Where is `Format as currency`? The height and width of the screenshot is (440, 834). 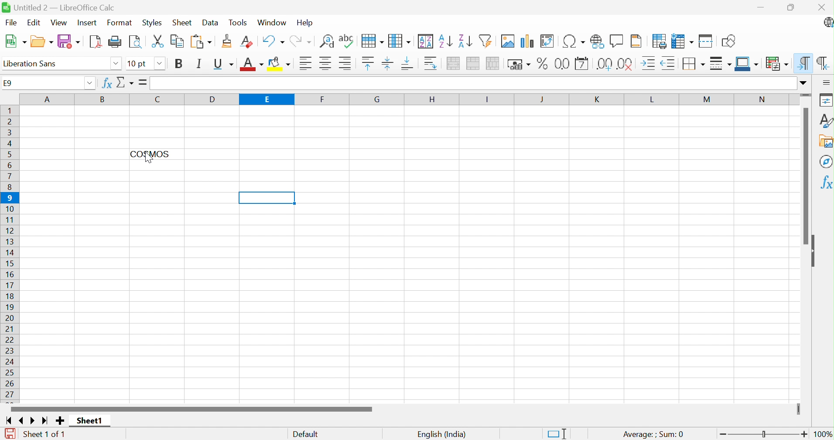
Format as currency is located at coordinates (519, 65).